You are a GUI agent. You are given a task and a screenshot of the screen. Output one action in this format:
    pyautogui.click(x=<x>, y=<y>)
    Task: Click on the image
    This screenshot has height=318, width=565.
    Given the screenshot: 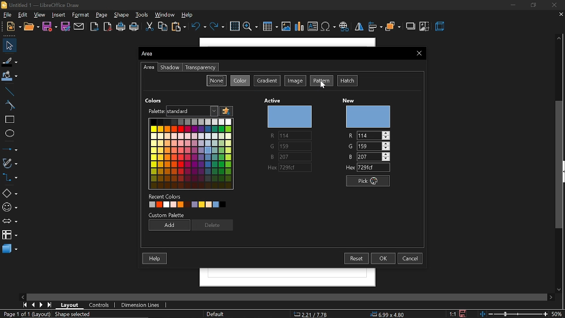 What is the action you would take?
    pyautogui.click(x=295, y=81)
    